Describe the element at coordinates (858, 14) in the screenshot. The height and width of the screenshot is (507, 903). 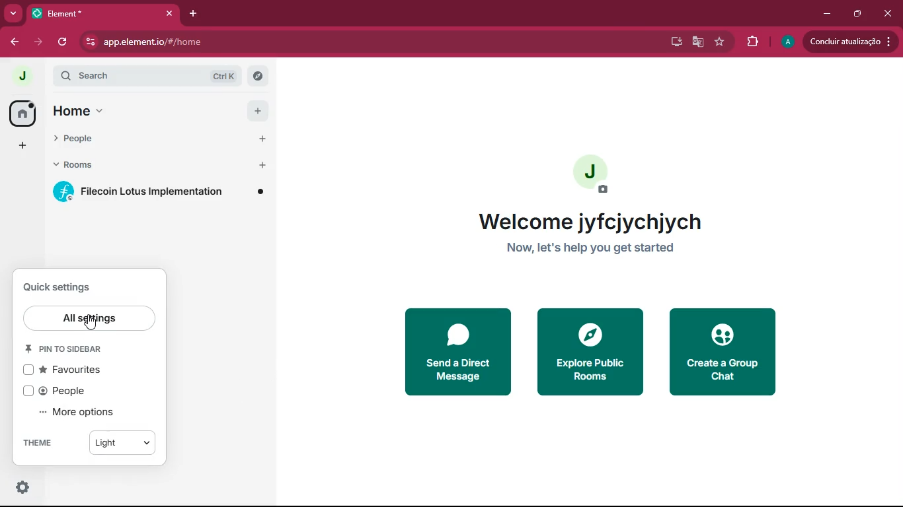
I see `restore down` at that location.